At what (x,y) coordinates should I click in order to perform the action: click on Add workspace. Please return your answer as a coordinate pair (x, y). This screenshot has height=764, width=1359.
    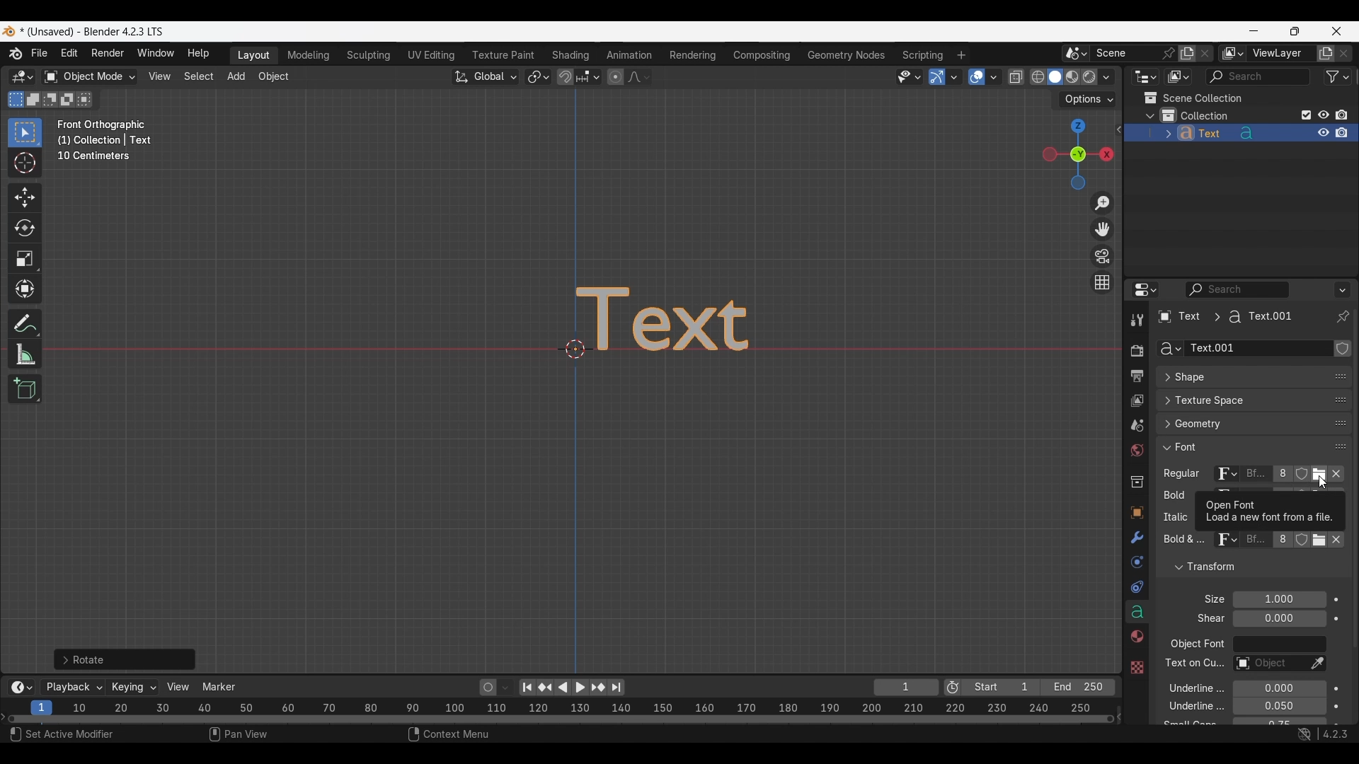
    Looking at the image, I should click on (961, 55).